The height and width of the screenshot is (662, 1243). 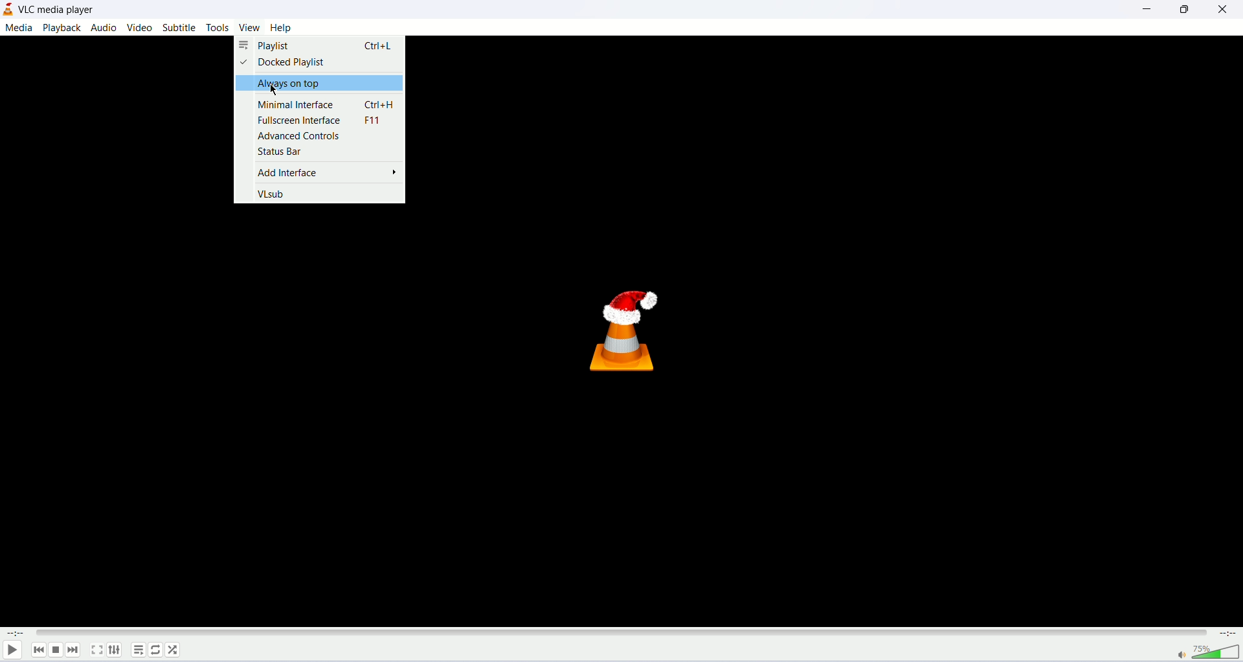 What do you see at coordinates (620, 632) in the screenshot?
I see `progress bar` at bounding box center [620, 632].